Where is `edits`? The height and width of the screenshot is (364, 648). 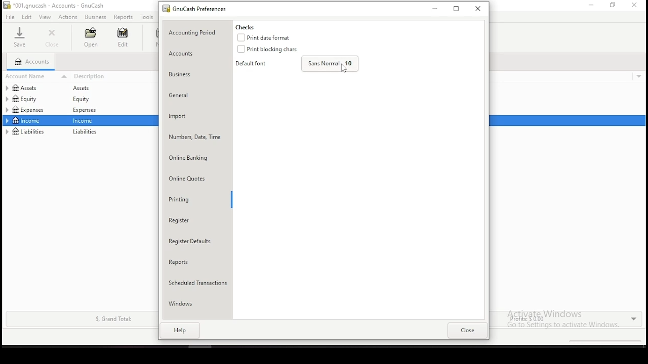 edits is located at coordinates (27, 17).